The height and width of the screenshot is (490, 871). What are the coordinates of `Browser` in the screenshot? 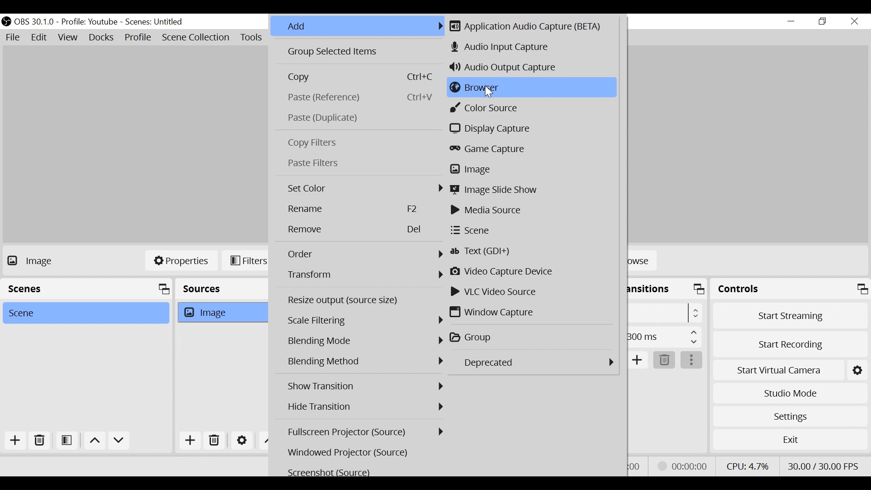 It's located at (532, 88).